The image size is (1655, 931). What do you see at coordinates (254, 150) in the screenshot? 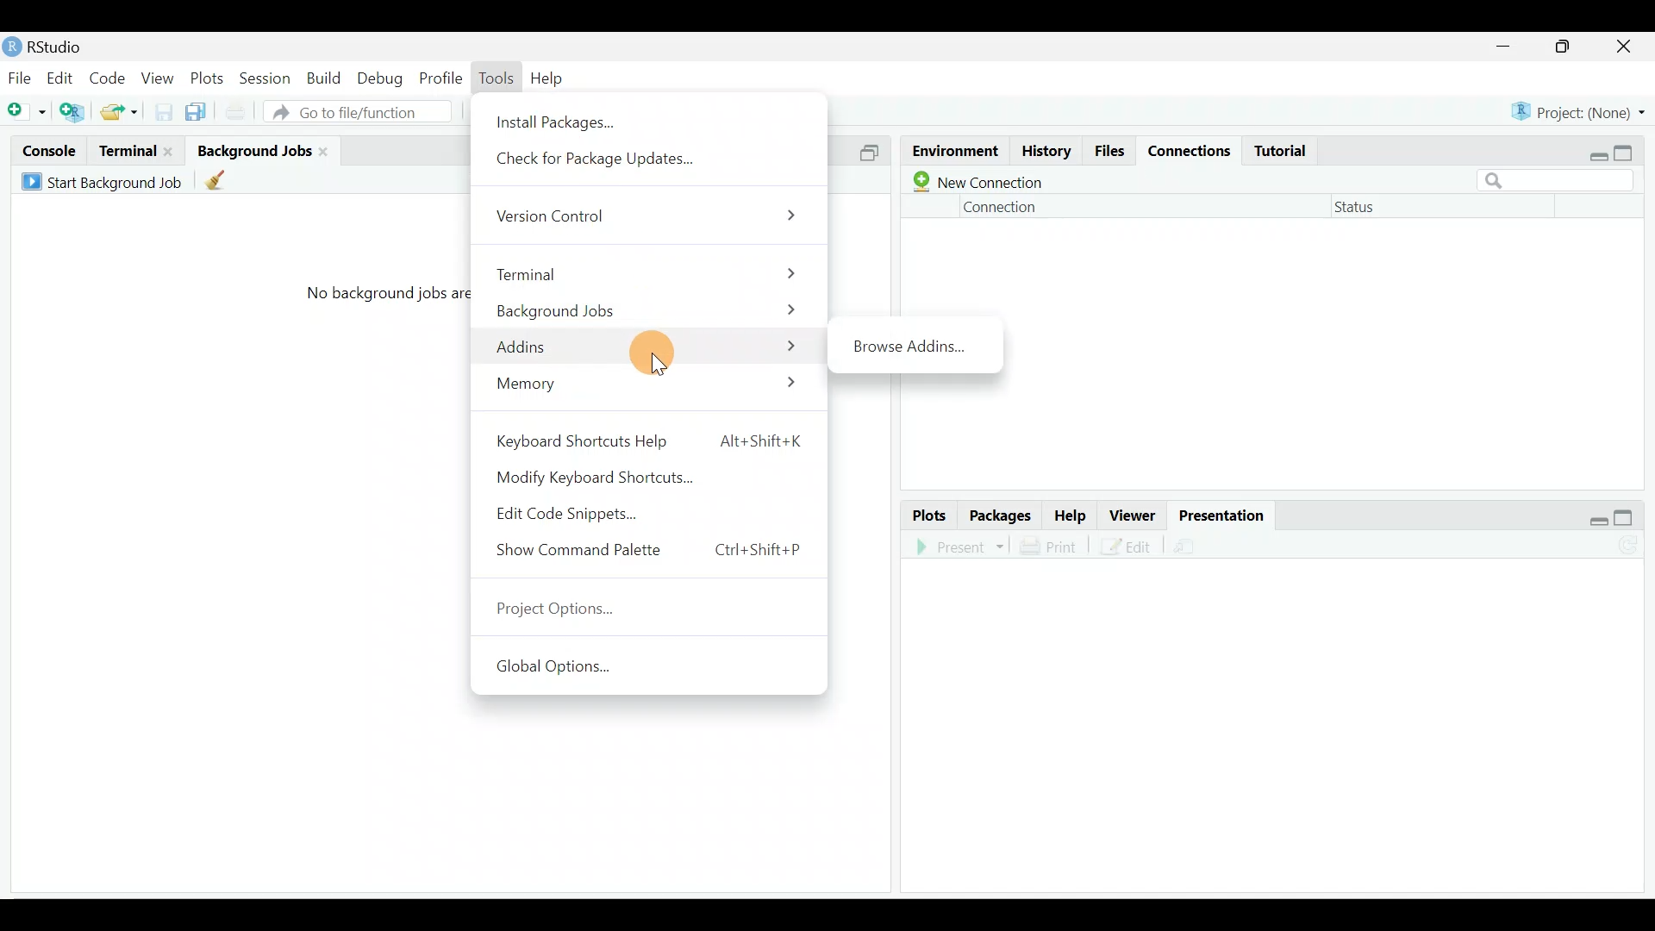
I see `Background jobs` at bounding box center [254, 150].